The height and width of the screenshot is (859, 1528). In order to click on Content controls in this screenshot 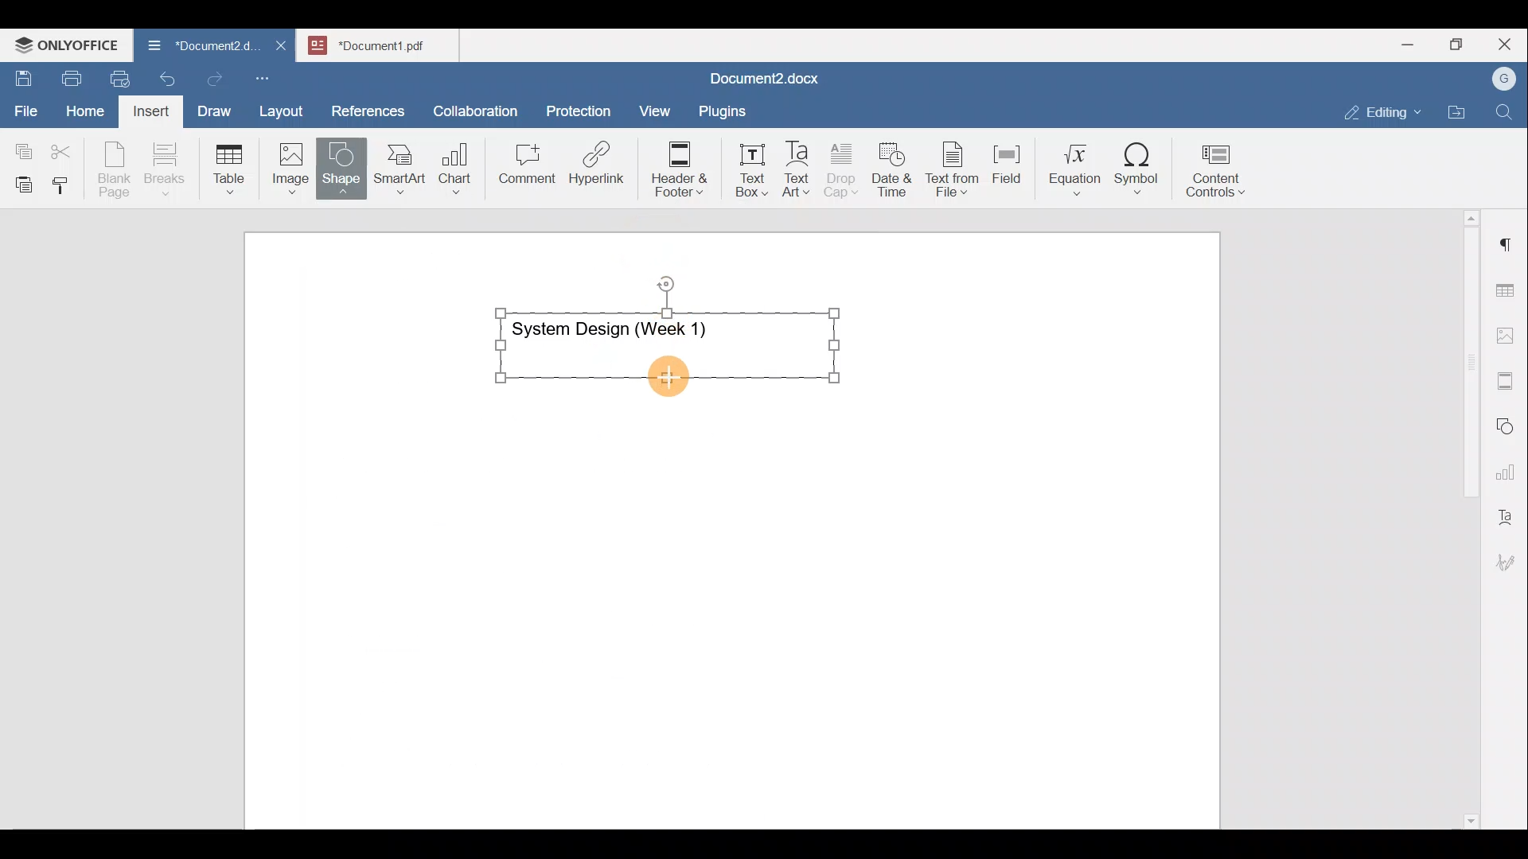, I will do `click(1218, 176)`.